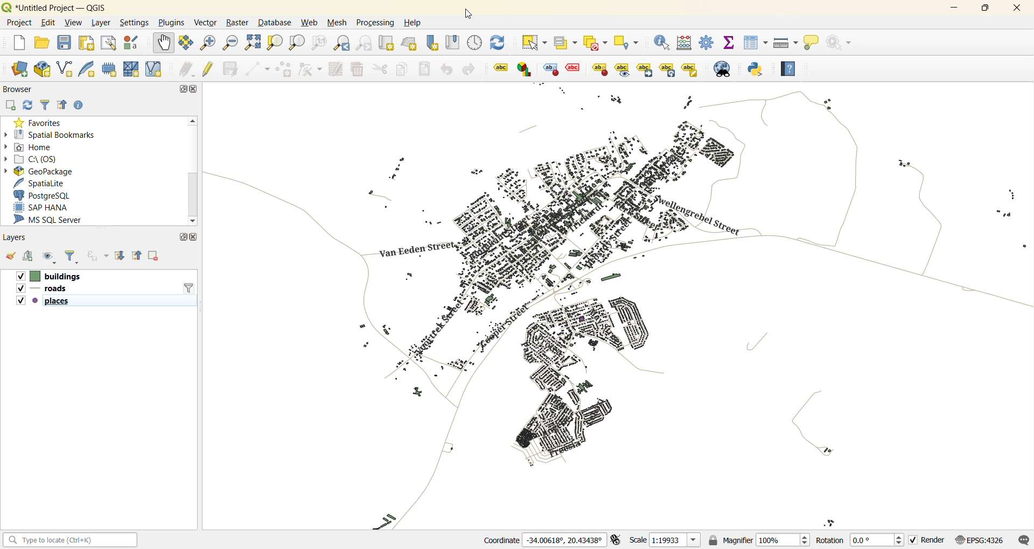 This screenshot has width=1034, height=549. What do you see at coordinates (75, 23) in the screenshot?
I see `view` at bounding box center [75, 23].